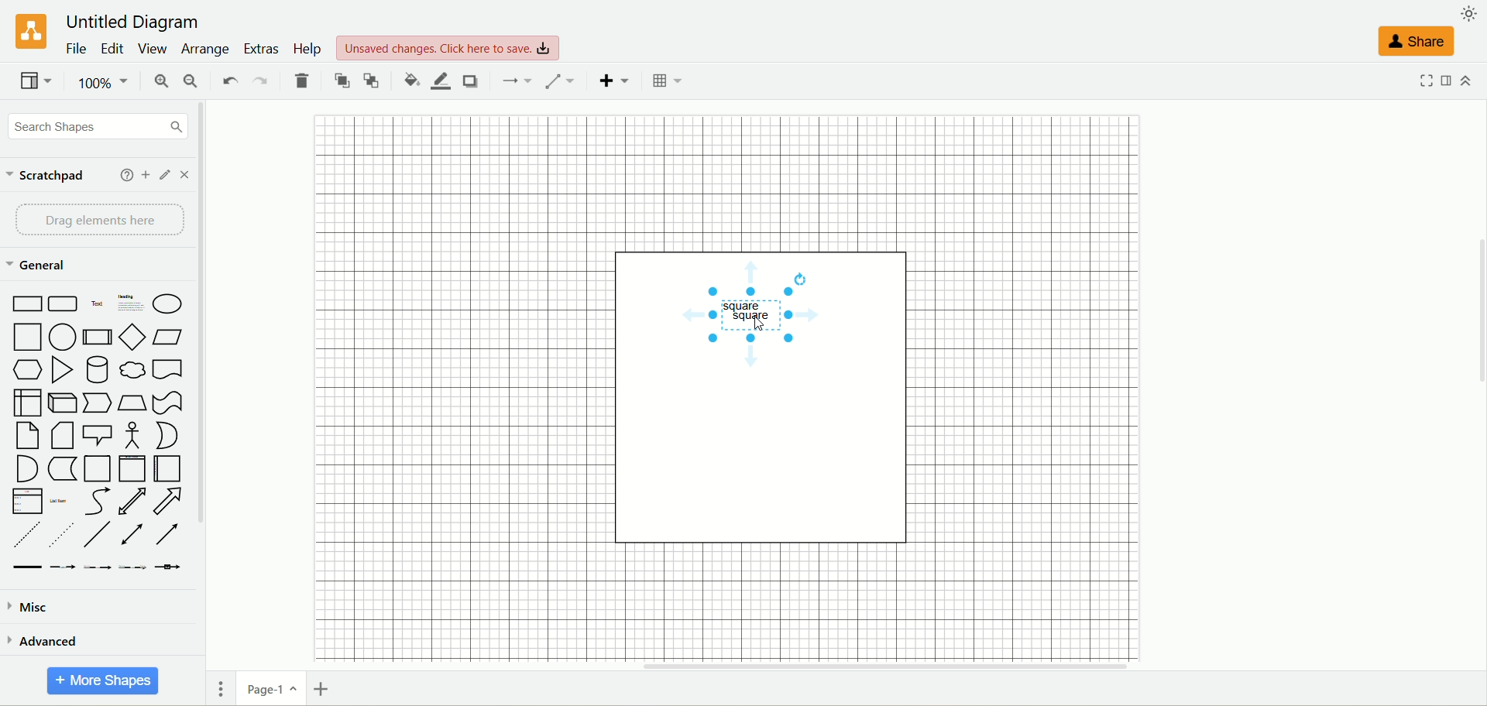 The image size is (1487, 706). What do you see at coordinates (212, 379) in the screenshot?
I see `vertical scroll bar` at bounding box center [212, 379].